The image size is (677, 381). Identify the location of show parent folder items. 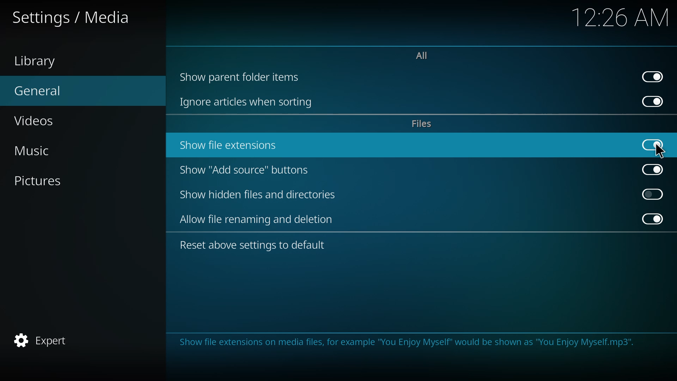
(241, 76).